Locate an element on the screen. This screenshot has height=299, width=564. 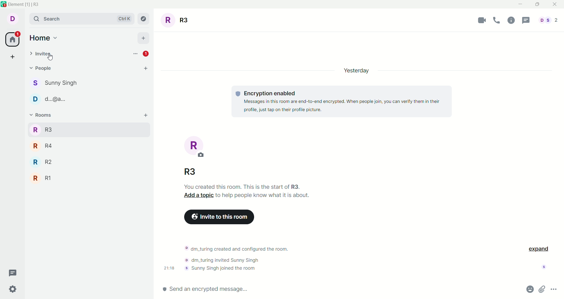
sunny singh is located at coordinates (91, 84).